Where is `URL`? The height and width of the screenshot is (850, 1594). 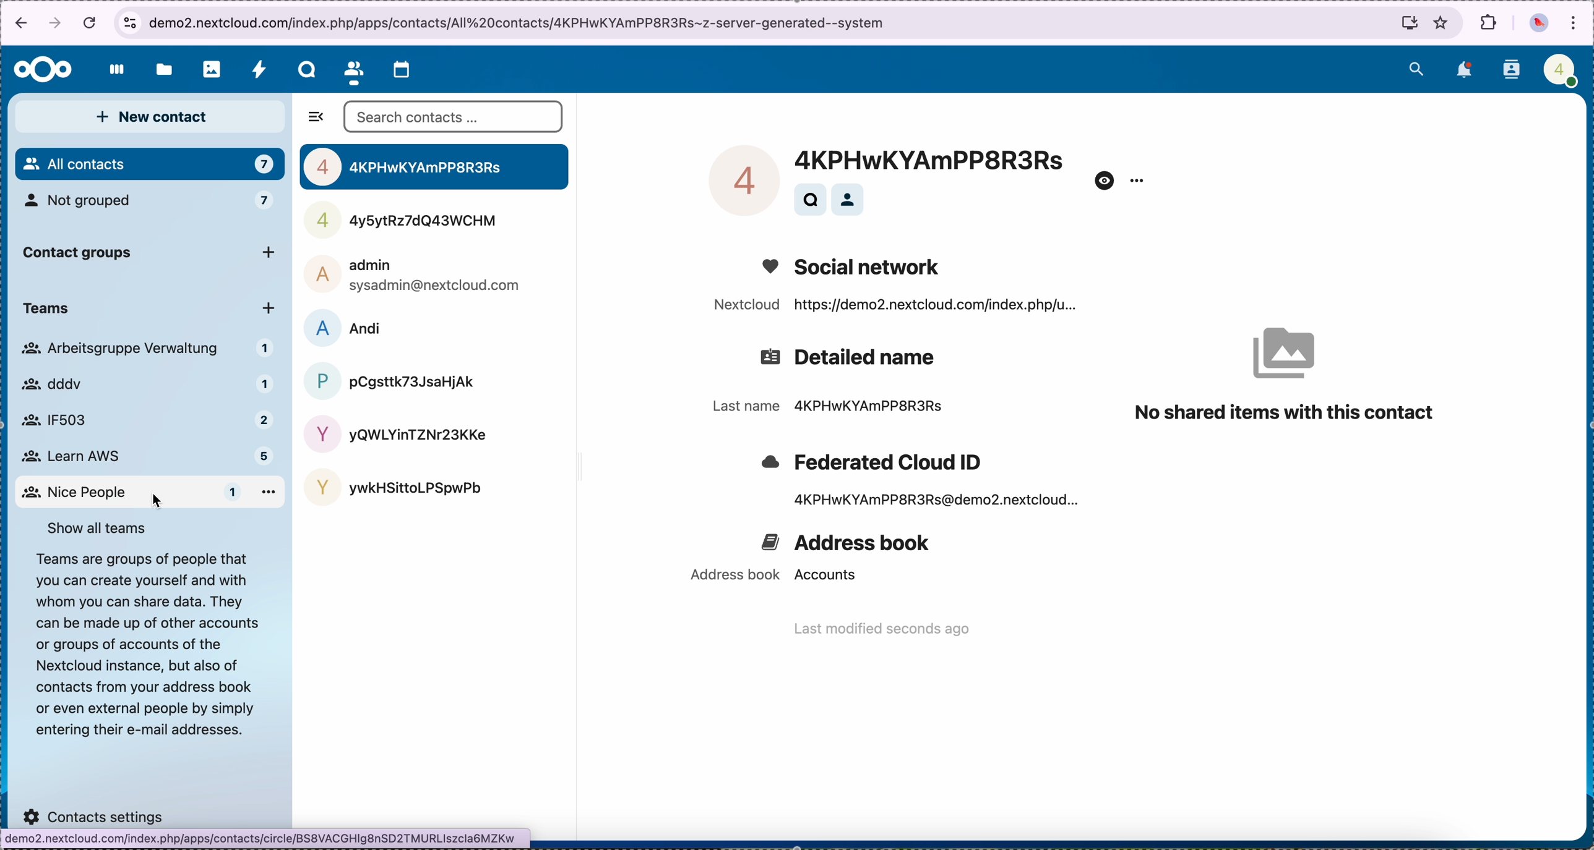
URL is located at coordinates (937, 502).